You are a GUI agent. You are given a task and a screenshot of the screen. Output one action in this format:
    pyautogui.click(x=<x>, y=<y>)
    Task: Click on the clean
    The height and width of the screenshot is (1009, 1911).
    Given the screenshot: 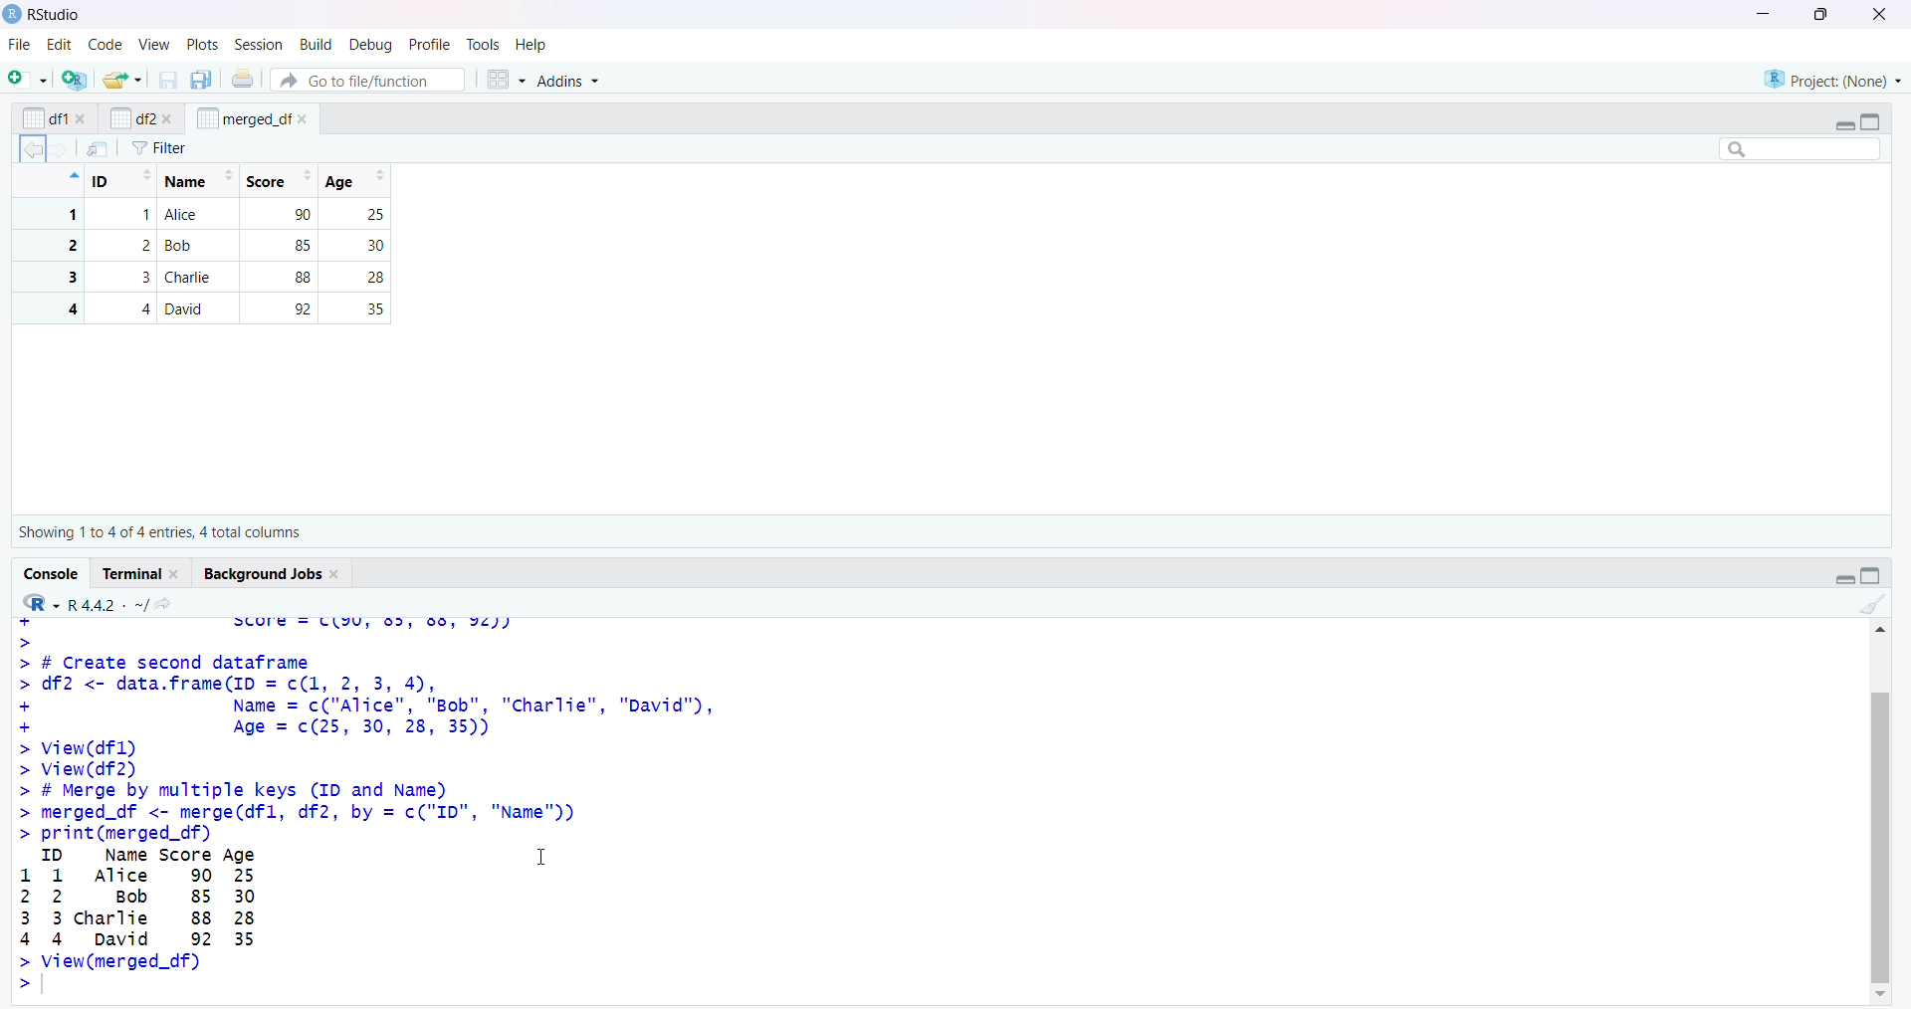 What is the action you would take?
    pyautogui.click(x=1874, y=605)
    